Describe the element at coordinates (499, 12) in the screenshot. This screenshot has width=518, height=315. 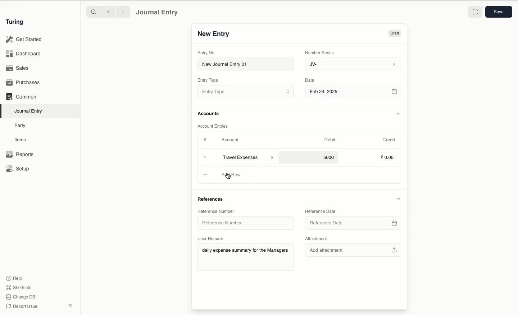
I see `Save` at that location.